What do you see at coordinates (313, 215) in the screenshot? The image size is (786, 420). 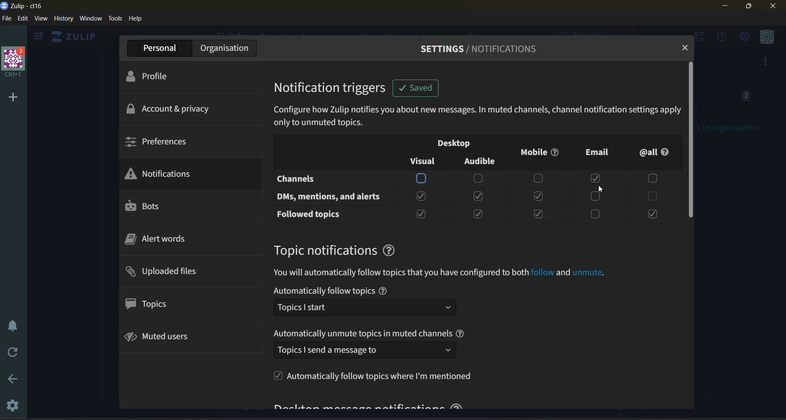 I see `followed topics` at bounding box center [313, 215].